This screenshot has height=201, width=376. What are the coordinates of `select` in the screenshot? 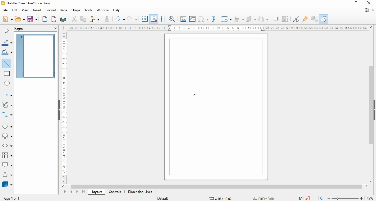 It's located at (6, 31).